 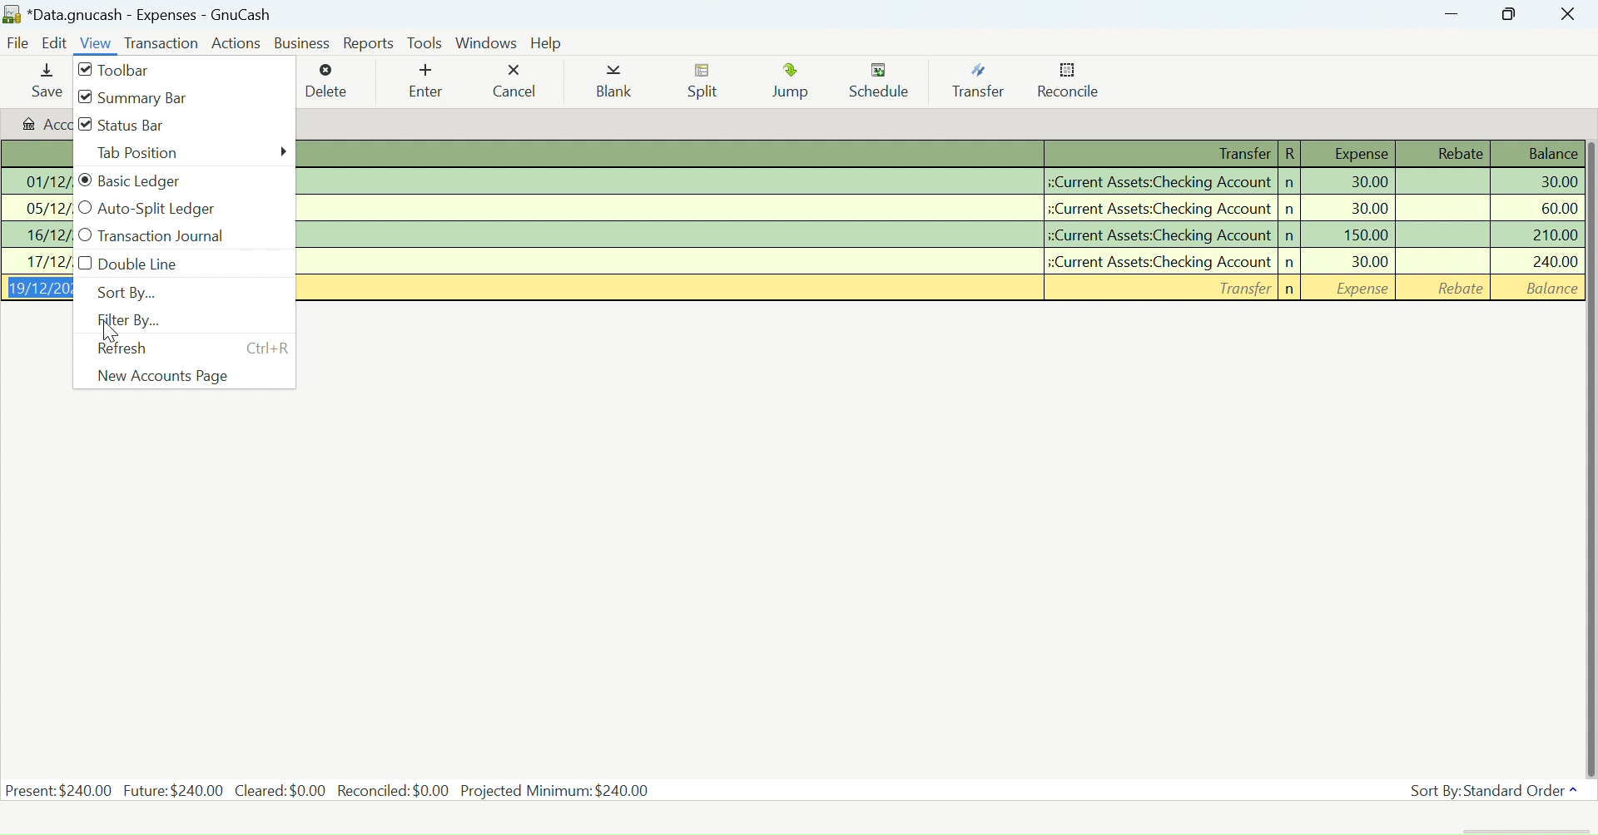 I want to click on Checkbox, so click(x=84, y=235).